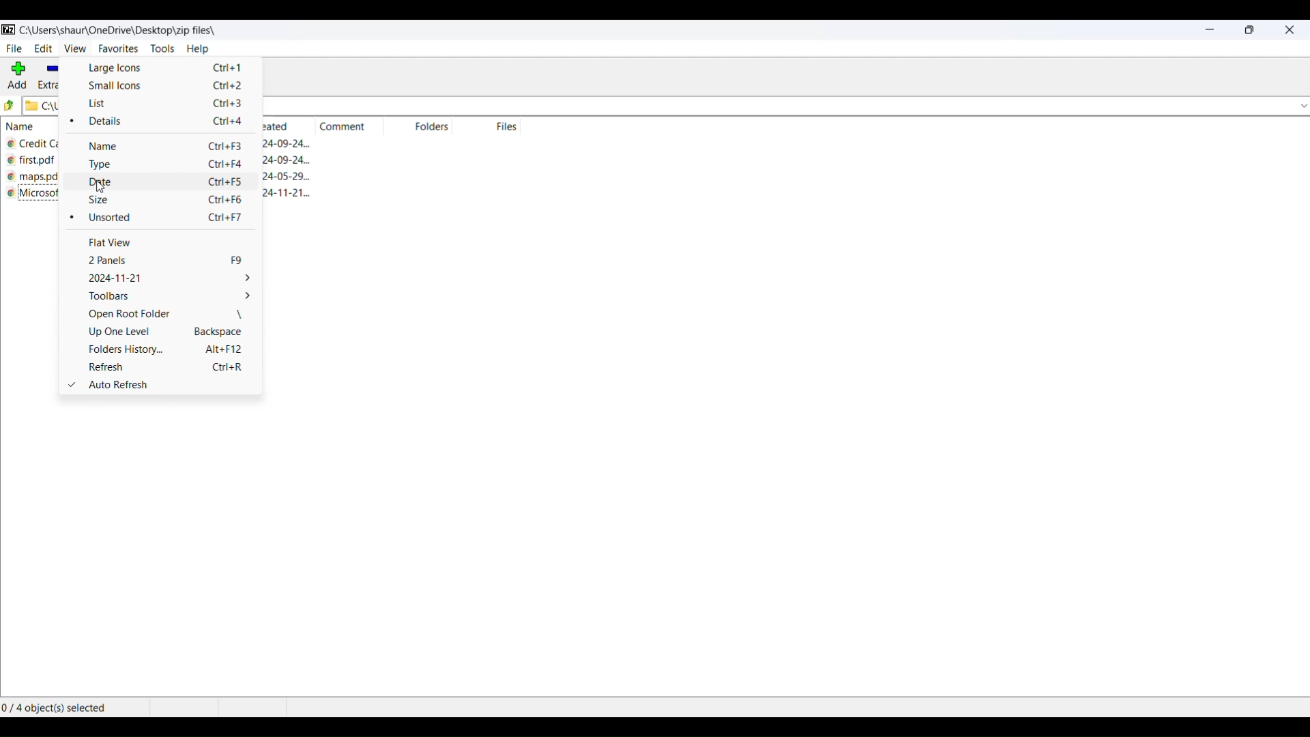 This screenshot has width=1310, height=737. What do you see at coordinates (199, 50) in the screenshot?
I see `help` at bounding box center [199, 50].